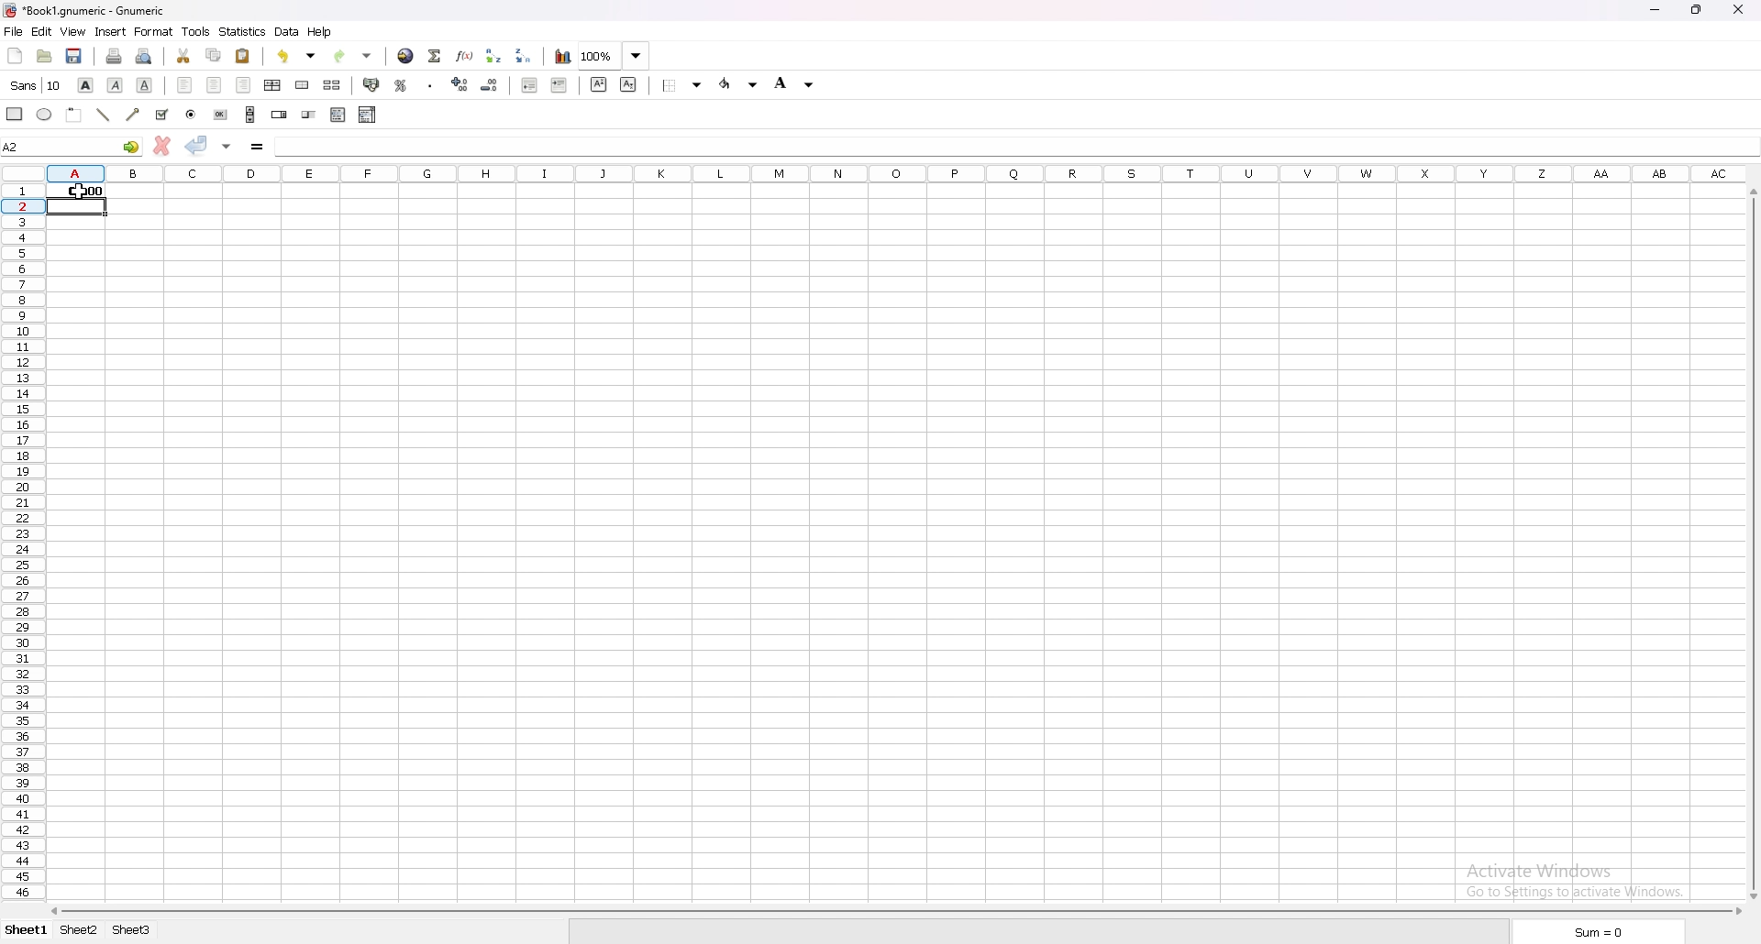 The width and height of the screenshot is (1761, 944). What do you see at coordinates (45, 114) in the screenshot?
I see `ellipse` at bounding box center [45, 114].